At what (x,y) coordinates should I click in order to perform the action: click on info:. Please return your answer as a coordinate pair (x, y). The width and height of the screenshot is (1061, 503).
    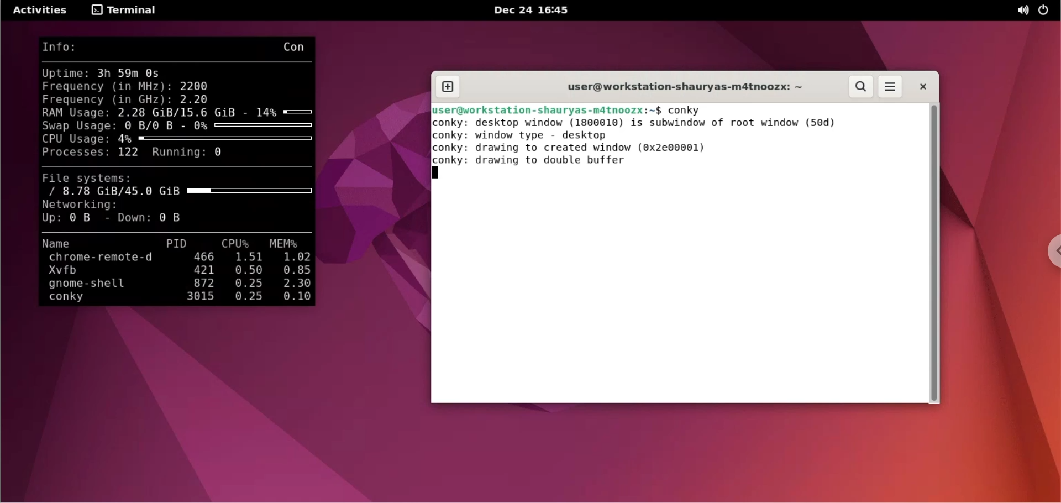
    Looking at the image, I should click on (72, 48).